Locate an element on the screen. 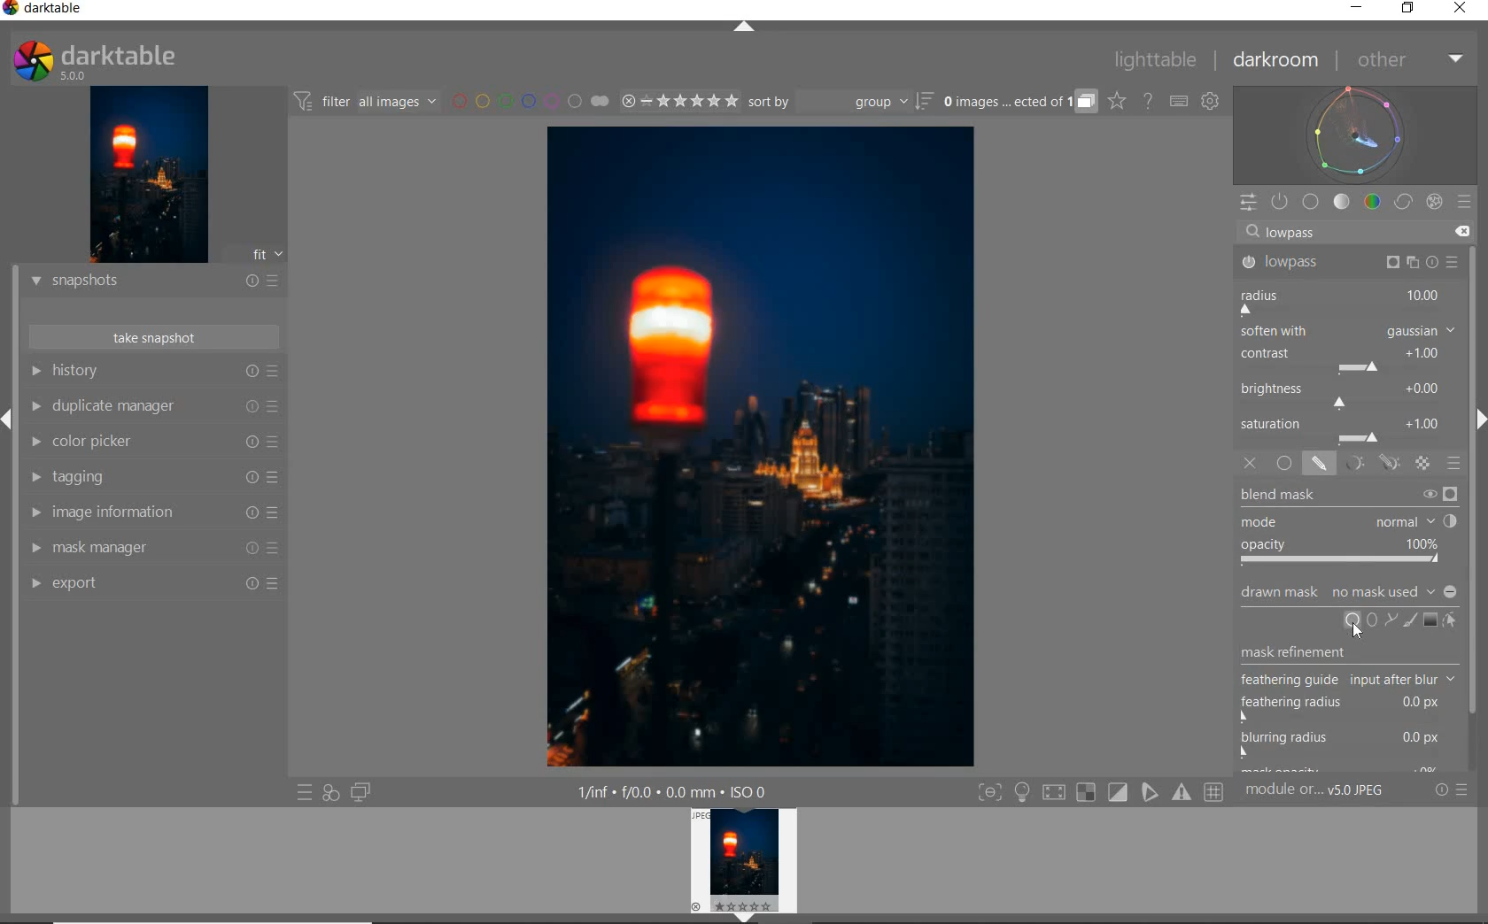 This screenshot has height=924, width=1488. SORT is located at coordinates (839, 104).